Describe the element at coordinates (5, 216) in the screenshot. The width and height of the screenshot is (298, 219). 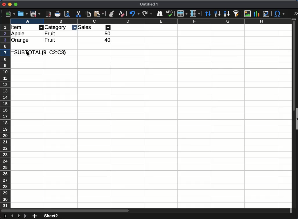
I see `first sheet` at that location.